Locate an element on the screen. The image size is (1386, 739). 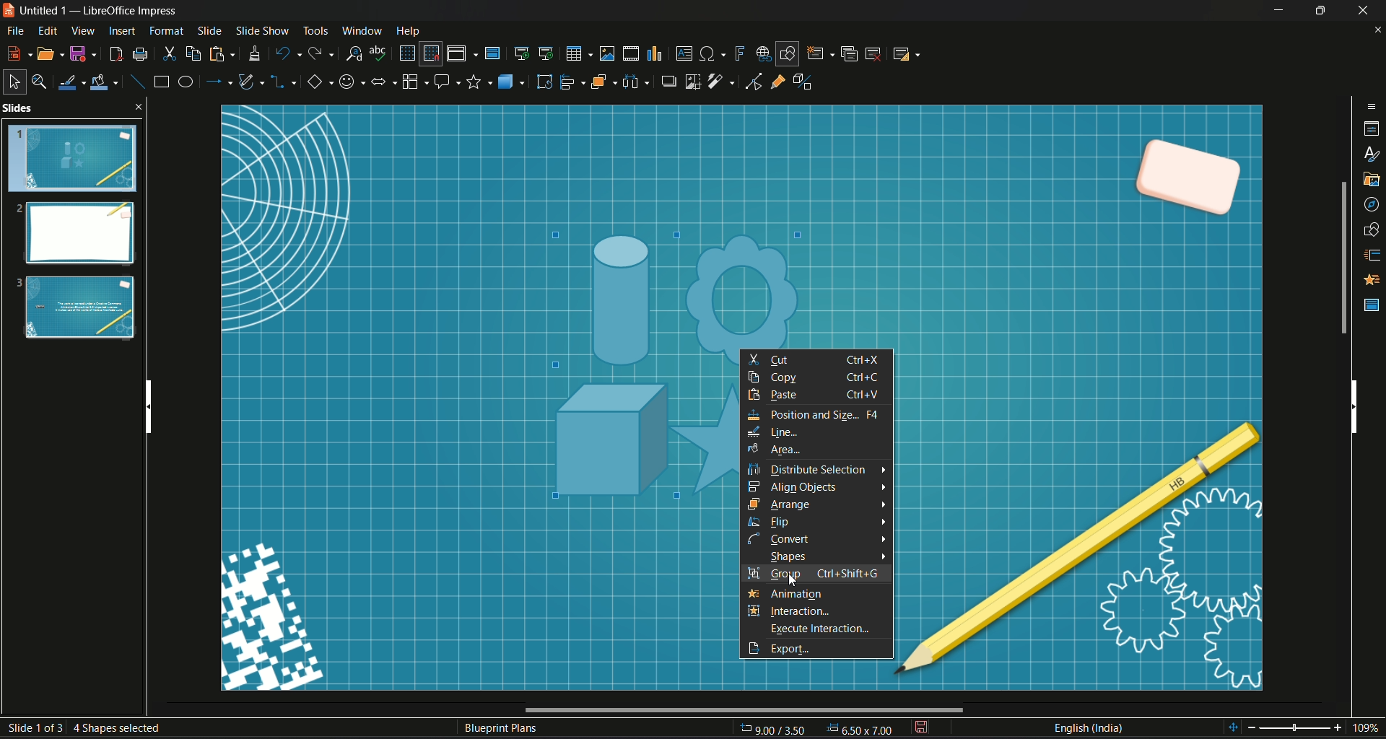
line color is located at coordinates (71, 82).